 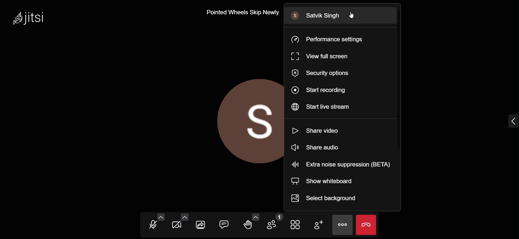 I want to click on cursor, so click(x=351, y=15).